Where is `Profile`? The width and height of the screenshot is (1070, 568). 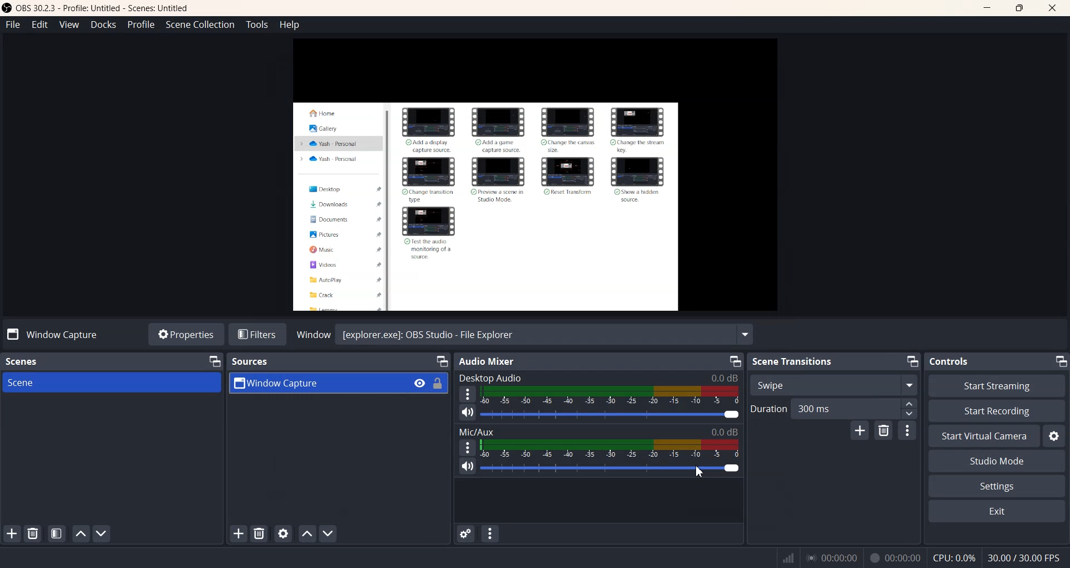 Profile is located at coordinates (141, 24).